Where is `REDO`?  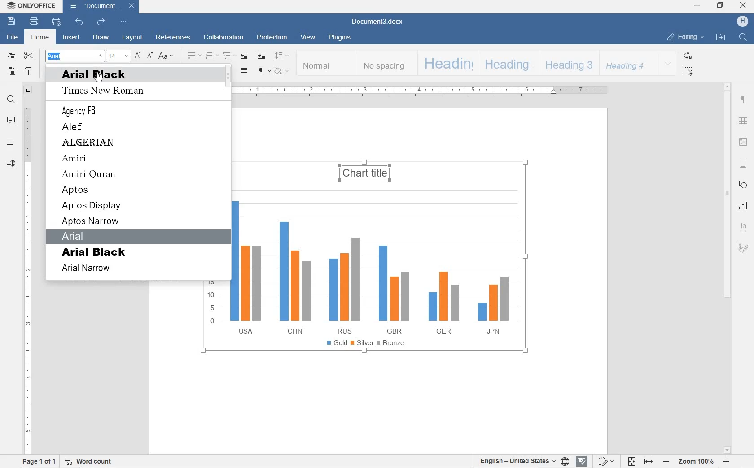 REDO is located at coordinates (101, 22).